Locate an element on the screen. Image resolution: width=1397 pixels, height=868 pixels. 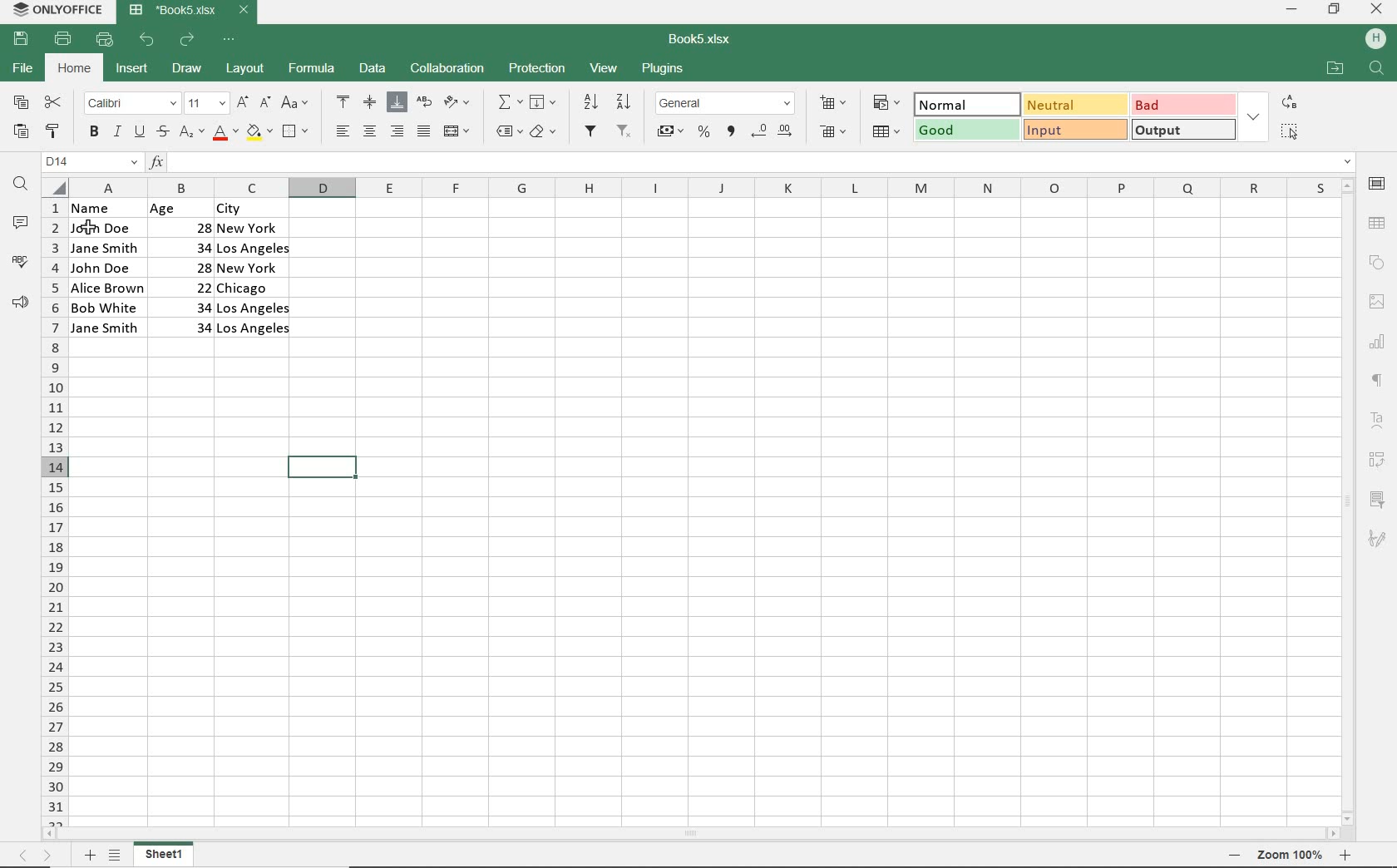
SCROLLBAR is located at coordinates (1350, 501).